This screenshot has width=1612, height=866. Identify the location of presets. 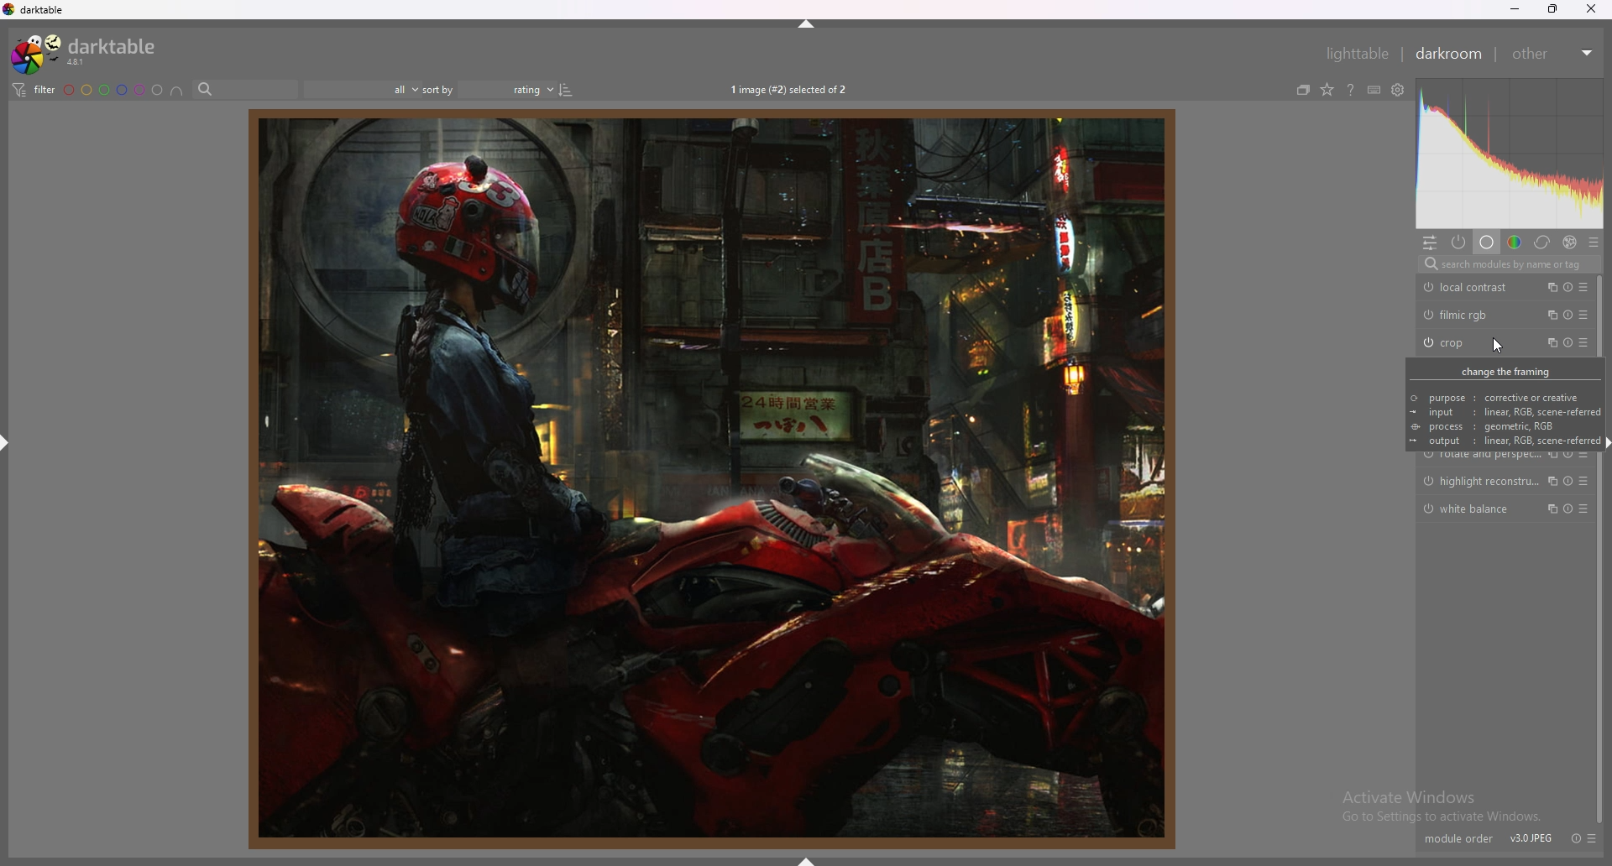
(1583, 287).